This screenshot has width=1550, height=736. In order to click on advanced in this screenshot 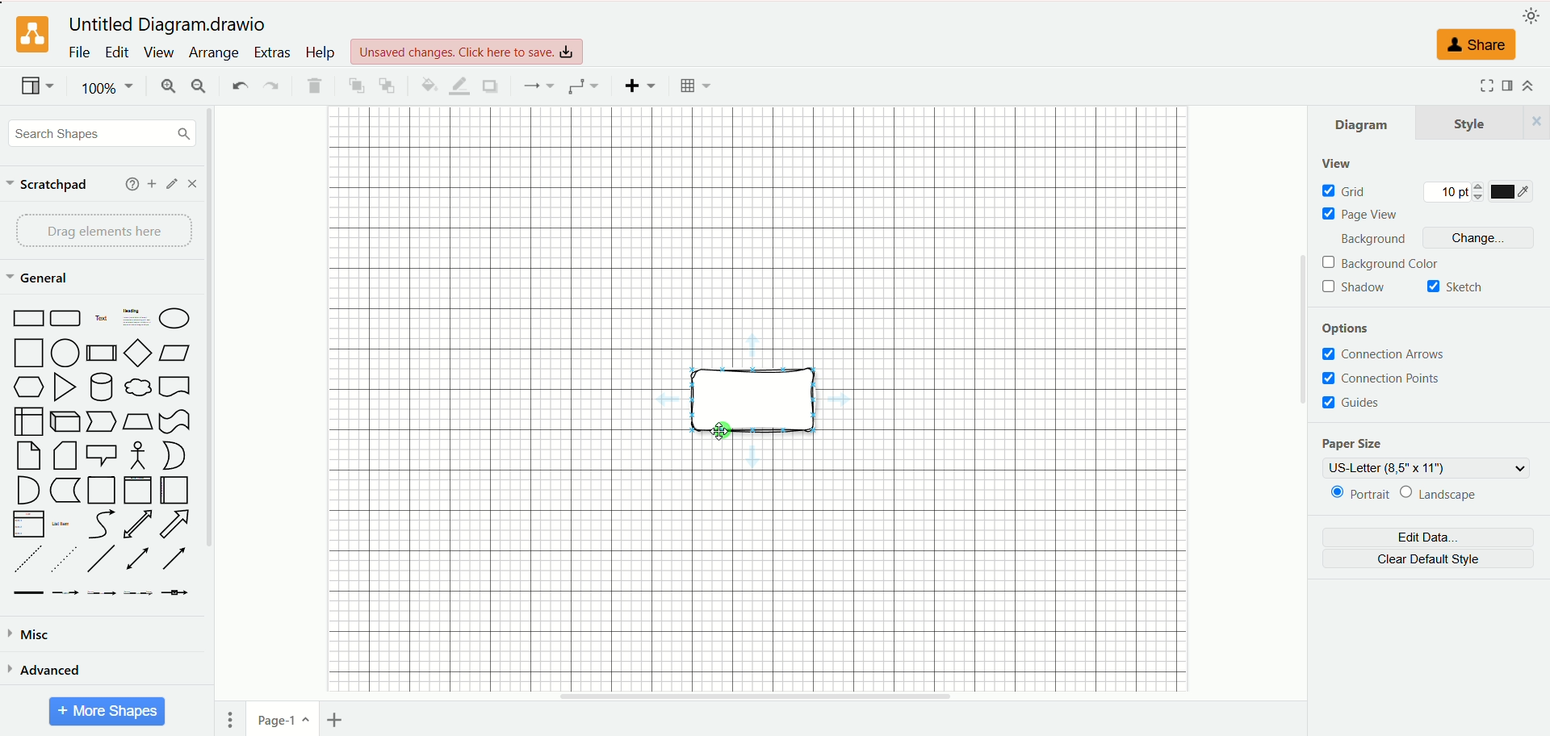, I will do `click(44, 669)`.